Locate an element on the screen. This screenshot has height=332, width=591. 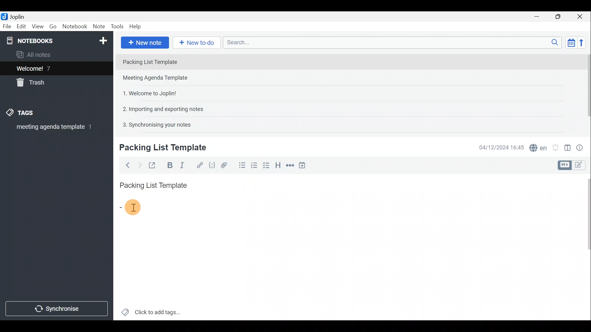
Note is located at coordinates (98, 27).